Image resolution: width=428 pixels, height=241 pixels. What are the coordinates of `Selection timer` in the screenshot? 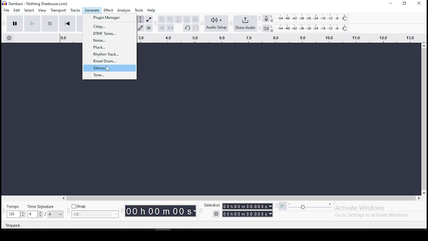 It's located at (238, 206).